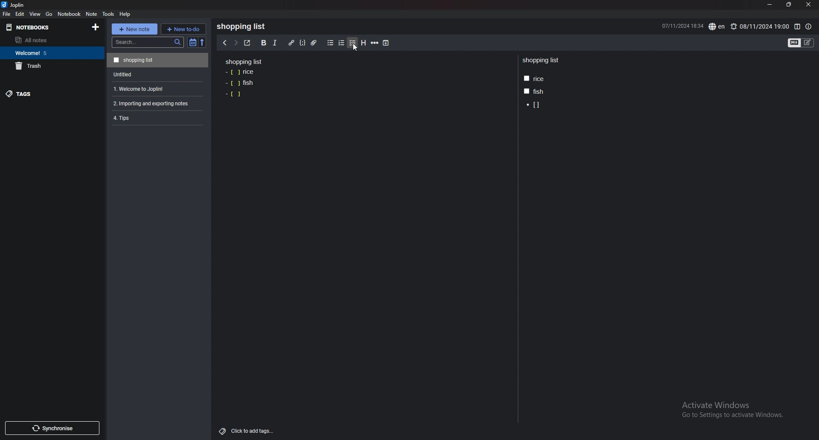  Describe the element at coordinates (157, 60) in the screenshot. I see `Shopping list` at that location.